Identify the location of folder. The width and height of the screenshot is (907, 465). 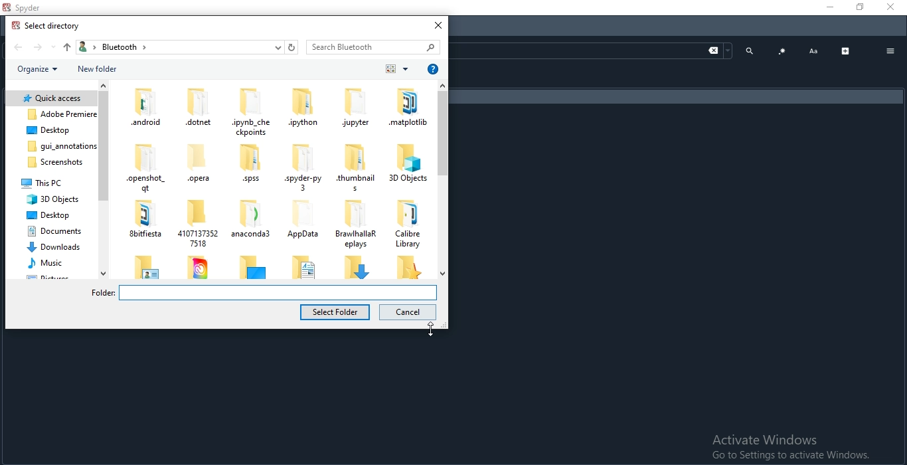
(199, 266).